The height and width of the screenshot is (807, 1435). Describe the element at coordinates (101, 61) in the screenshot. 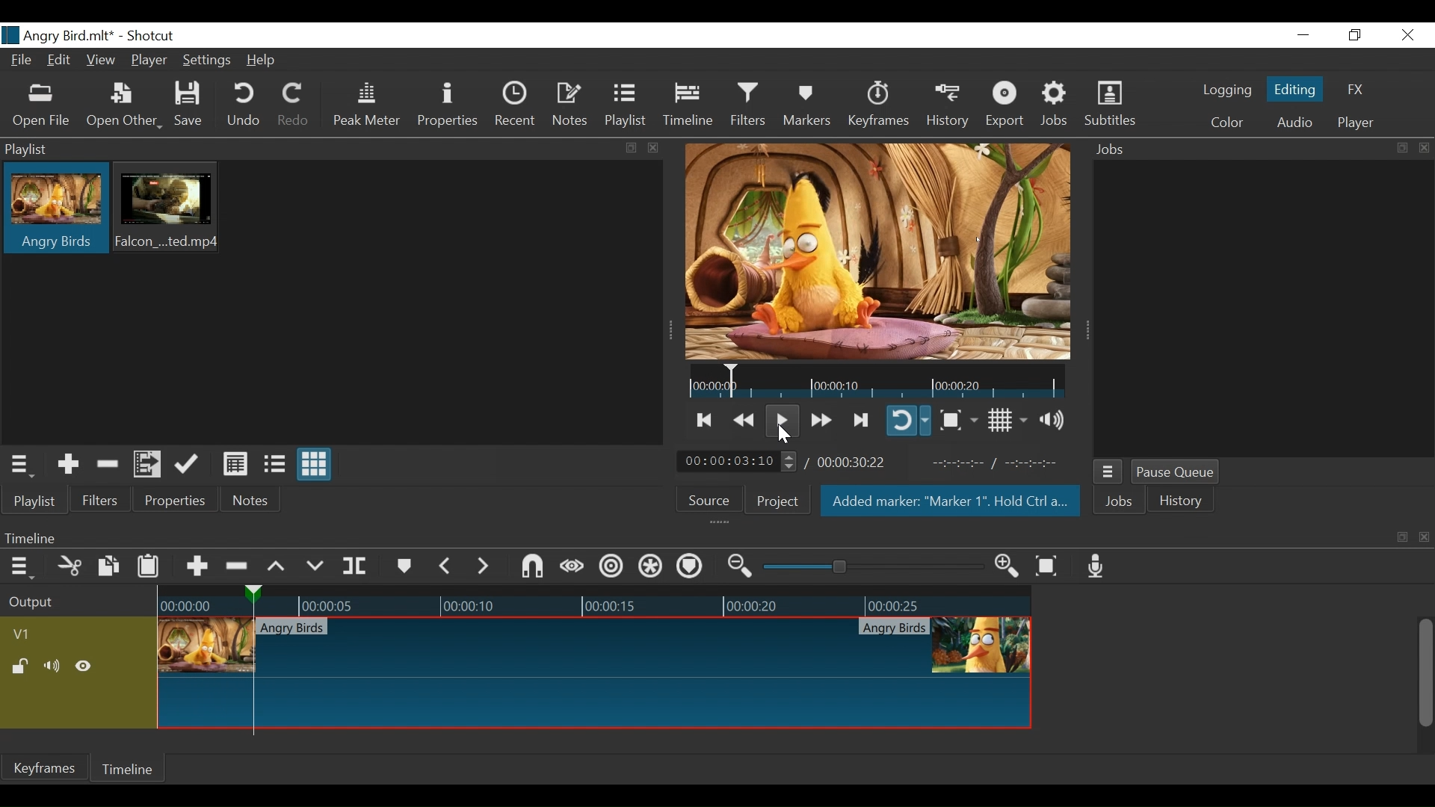

I see `View` at that location.